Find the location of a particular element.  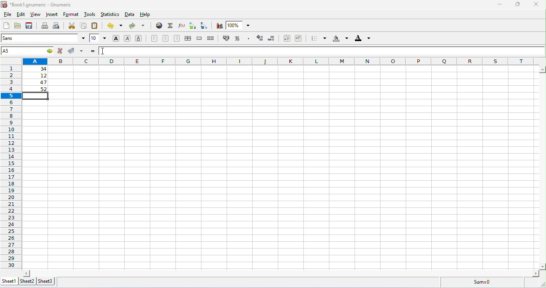

copy is located at coordinates (84, 25).